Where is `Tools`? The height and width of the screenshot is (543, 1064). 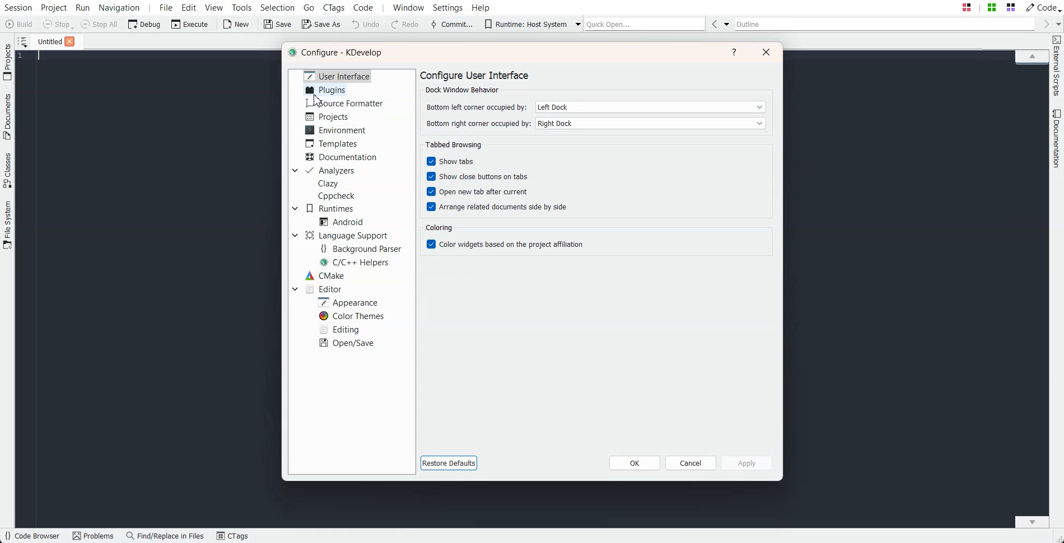
Tools is located at coordinates (242, 7).